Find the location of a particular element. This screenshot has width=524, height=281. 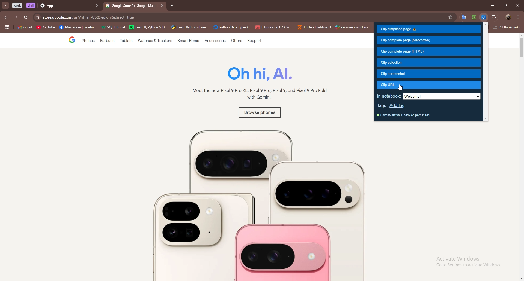

back is located at coordinates (7, 17).